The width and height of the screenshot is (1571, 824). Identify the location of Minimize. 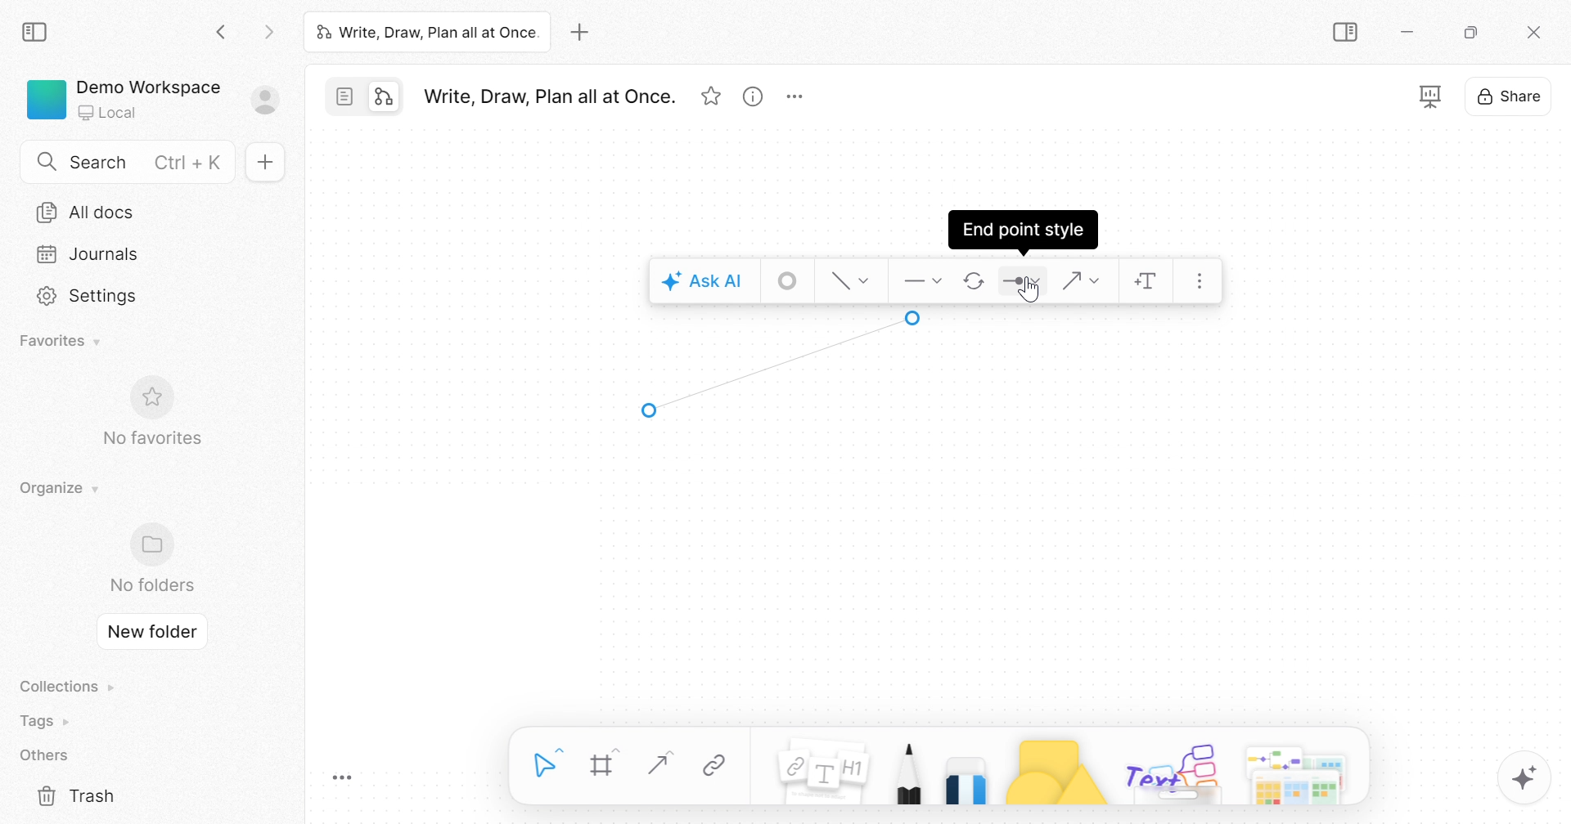
(1412, 35).